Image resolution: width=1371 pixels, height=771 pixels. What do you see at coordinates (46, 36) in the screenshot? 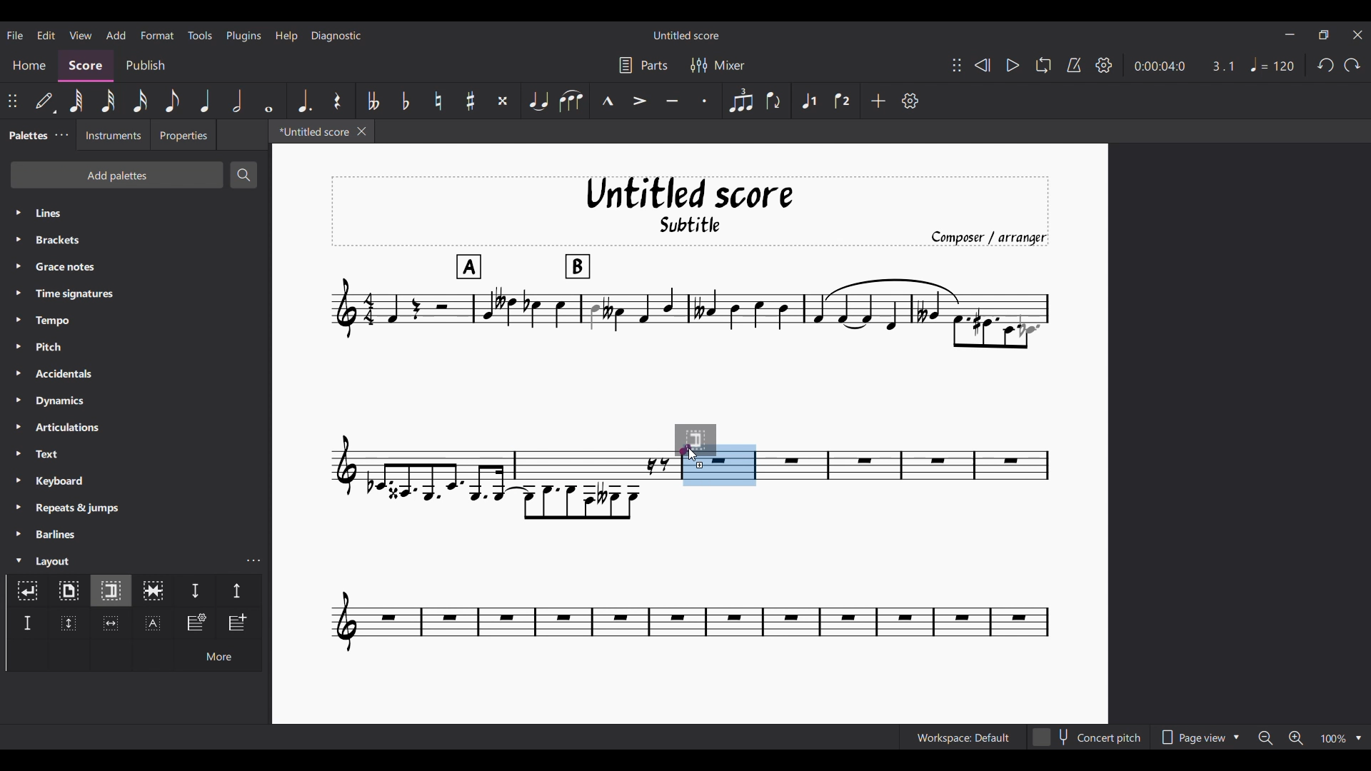
I see `Edit menu` at bounding box center [46, 36].